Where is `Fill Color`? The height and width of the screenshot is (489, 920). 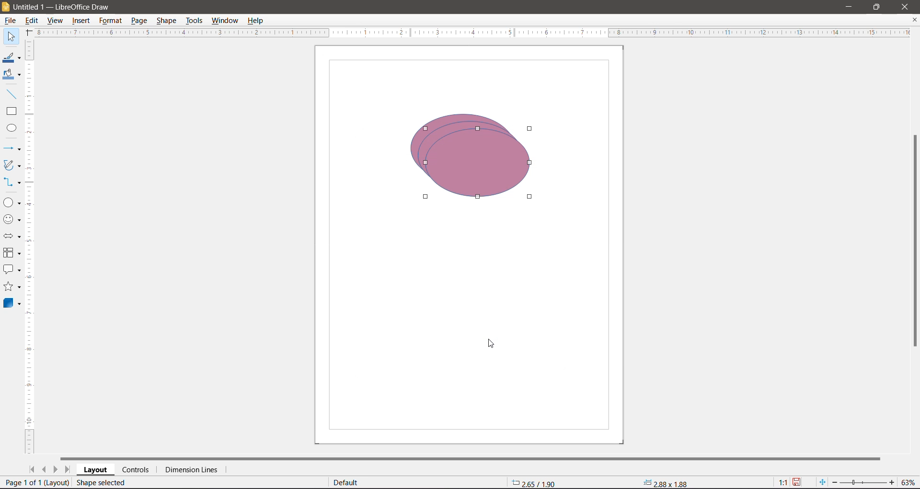
Fill Color is located at coordinates (11, 75).